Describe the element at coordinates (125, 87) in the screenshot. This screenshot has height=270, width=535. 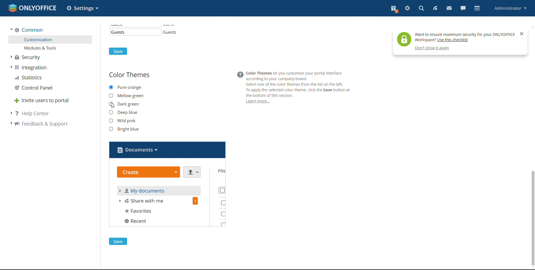
I see `pure orange` at that location.